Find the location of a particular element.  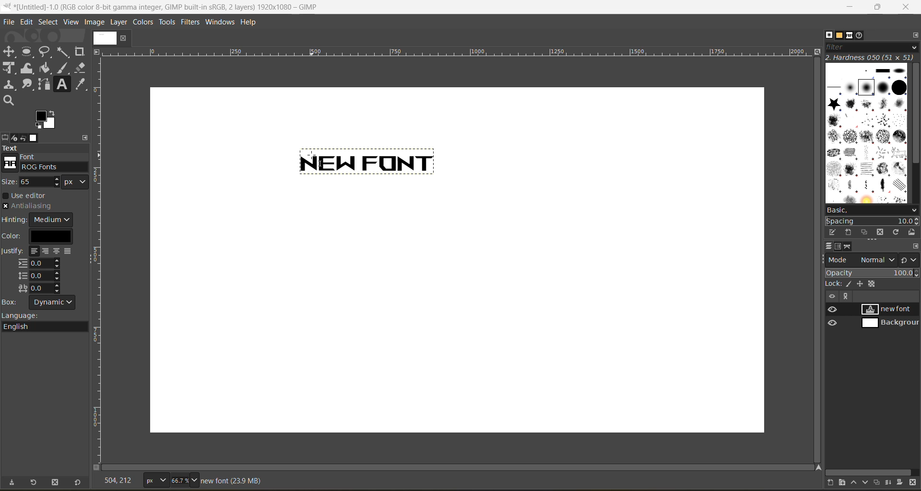

edit this brush is located at coordinates (834, 231).